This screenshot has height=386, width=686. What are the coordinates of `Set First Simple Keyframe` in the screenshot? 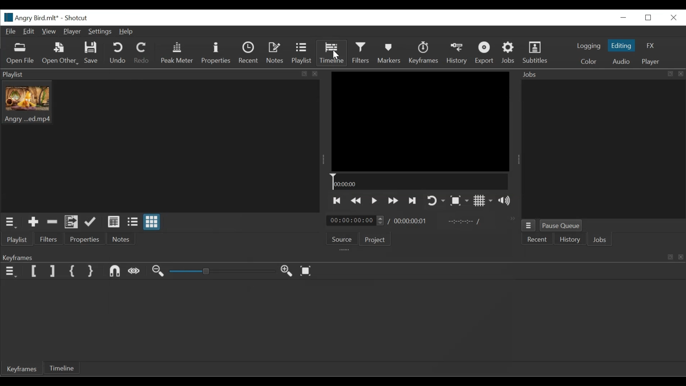 It's located at (74, 272).